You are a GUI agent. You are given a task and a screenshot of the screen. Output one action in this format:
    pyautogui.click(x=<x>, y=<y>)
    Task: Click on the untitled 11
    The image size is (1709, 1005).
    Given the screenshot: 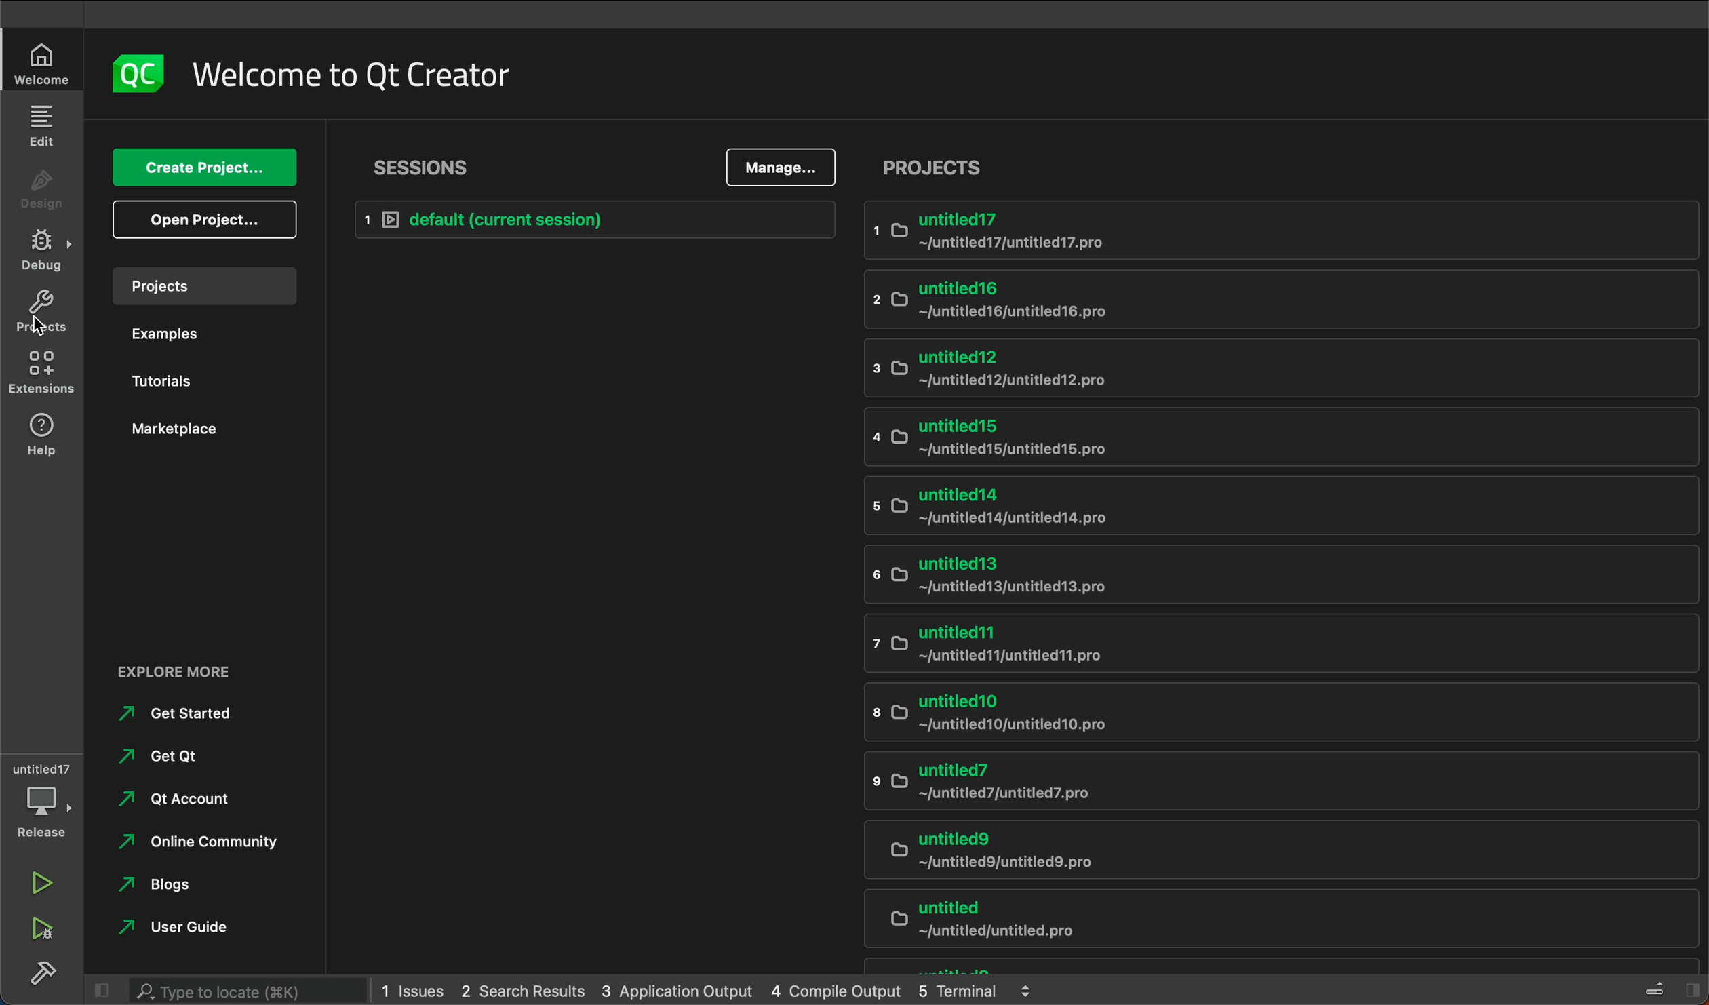 What is the action you would take?
    pyautogui.click(x=1219, y=642)
    